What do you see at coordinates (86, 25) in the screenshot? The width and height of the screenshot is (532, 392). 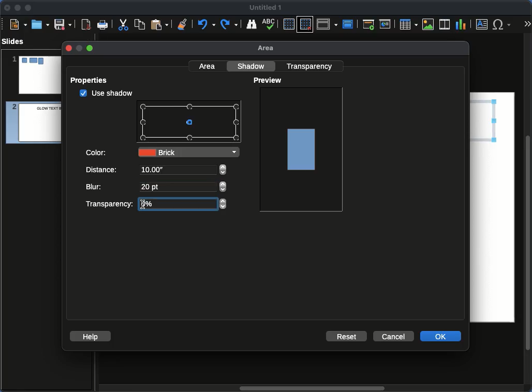 I see `Export as PDF` at bounding box center [86, 25].